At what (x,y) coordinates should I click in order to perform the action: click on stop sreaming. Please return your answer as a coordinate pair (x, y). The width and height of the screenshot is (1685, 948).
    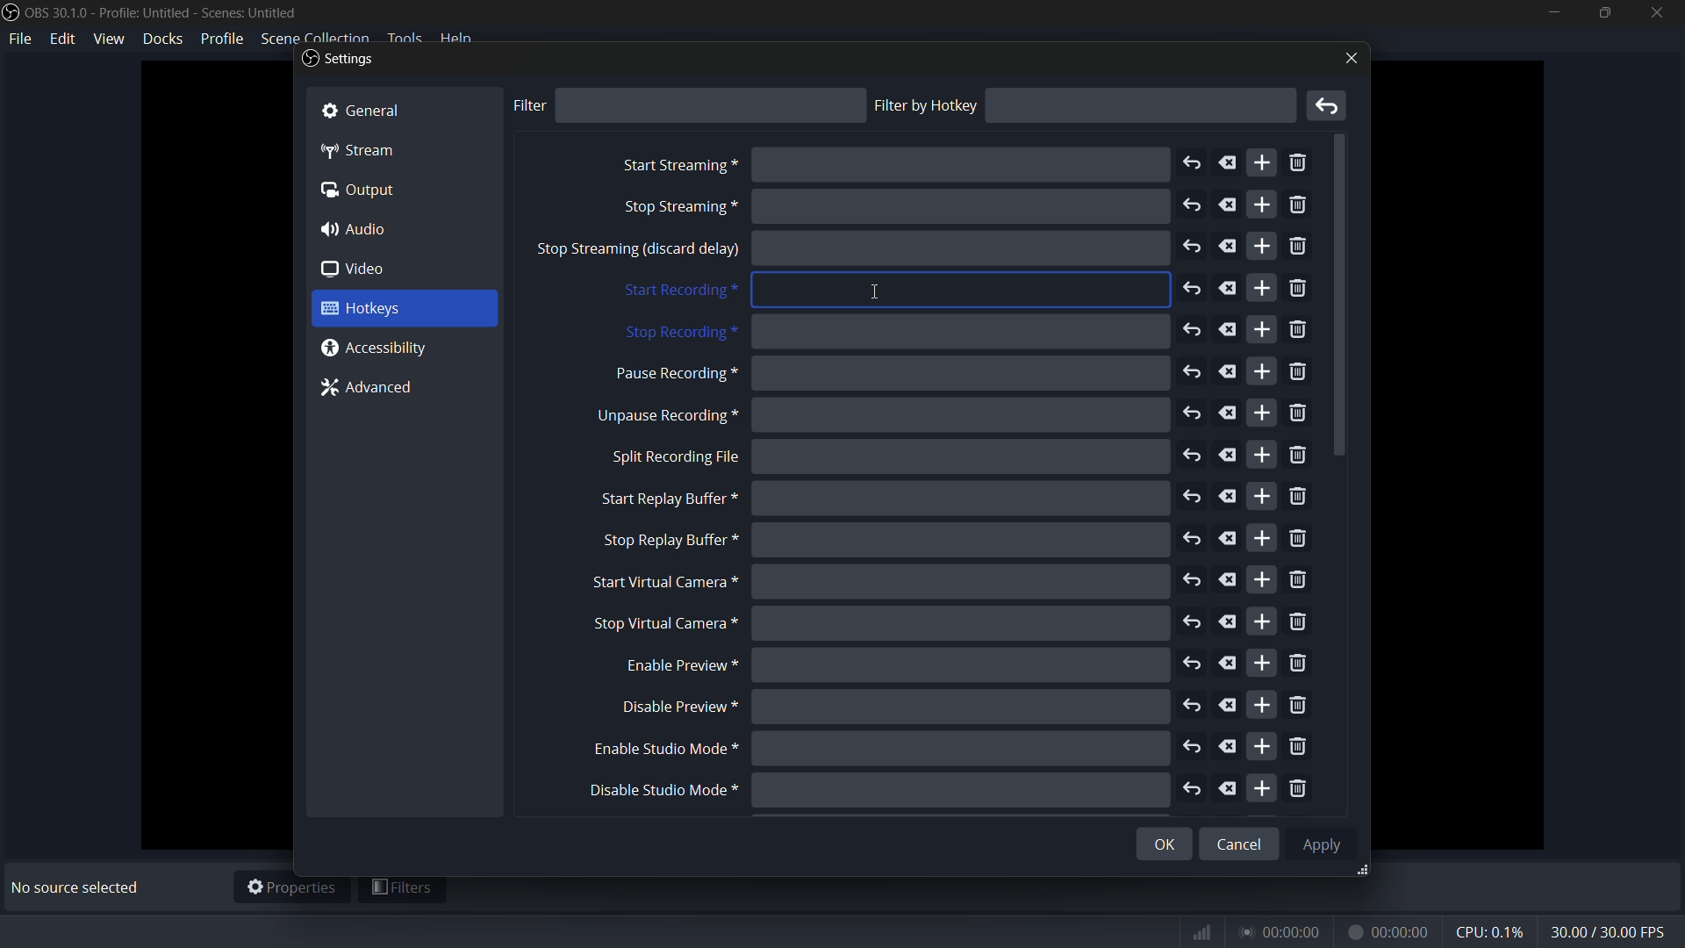
    Looking at the image, I should click on (638, 251).